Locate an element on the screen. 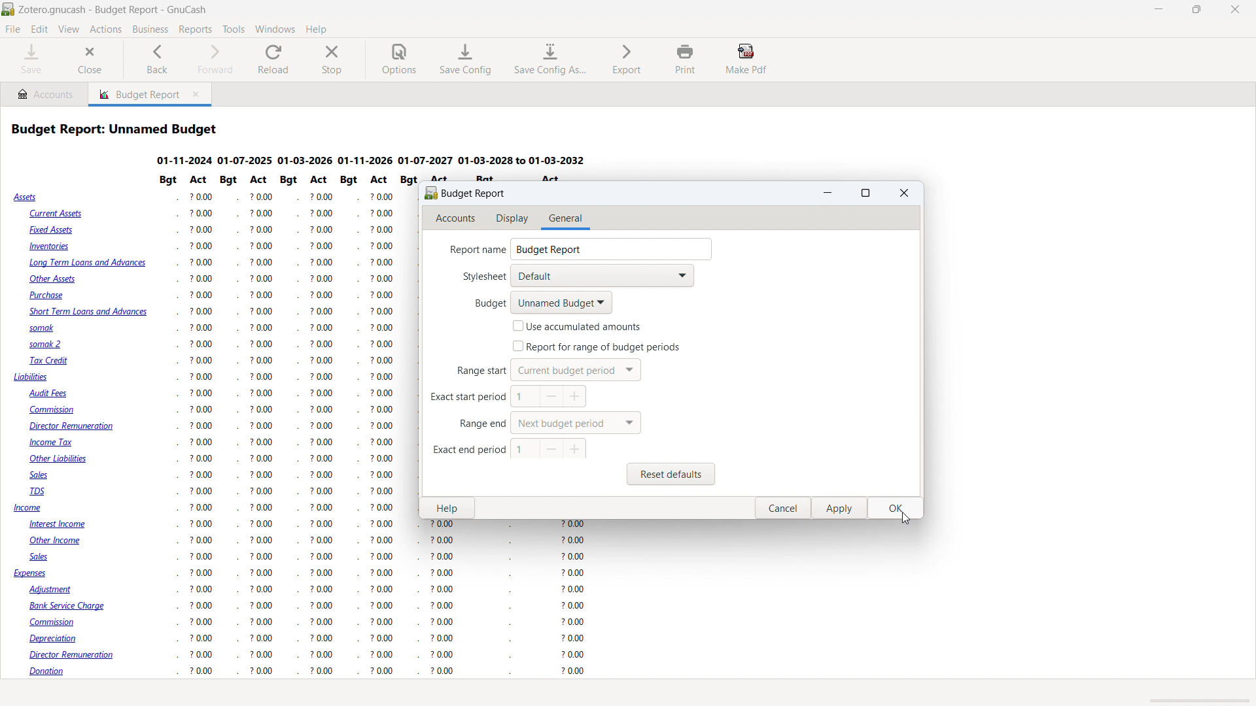 Image resolution: width=1256 pixels, height=706 pixels. Liabilities is located at coordinates (31, 377).